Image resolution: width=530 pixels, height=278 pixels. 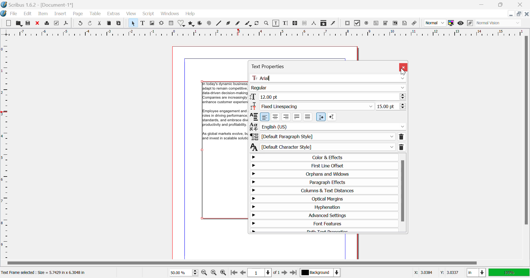 I want to click on Toggle Color Management, so click(x=452, y=23).